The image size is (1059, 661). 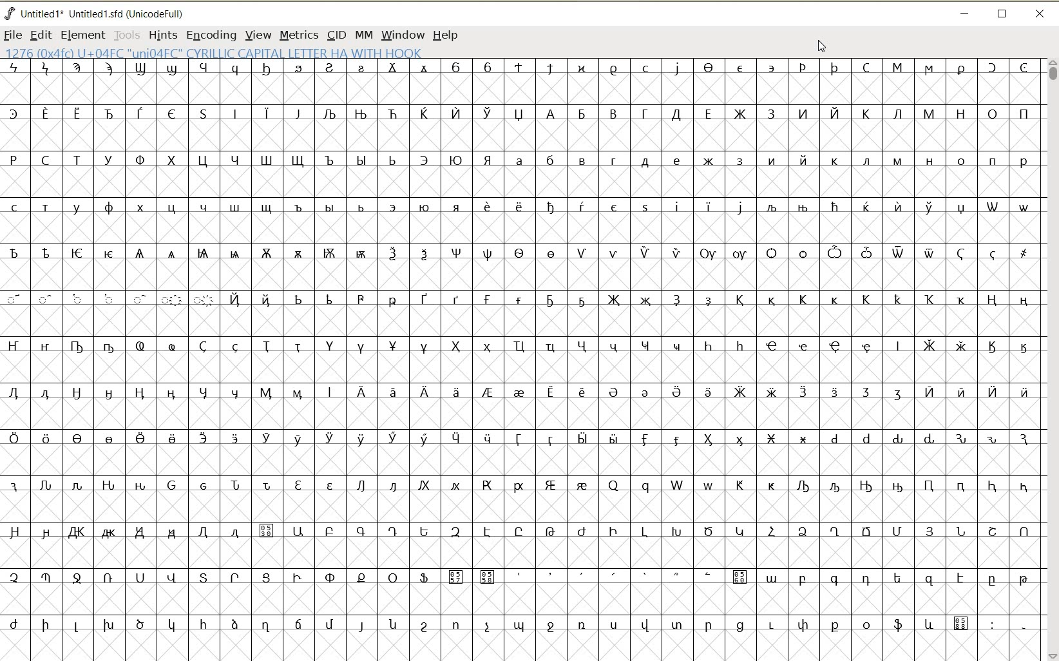 I want to click on HINTS, so click(x=162, y=36).